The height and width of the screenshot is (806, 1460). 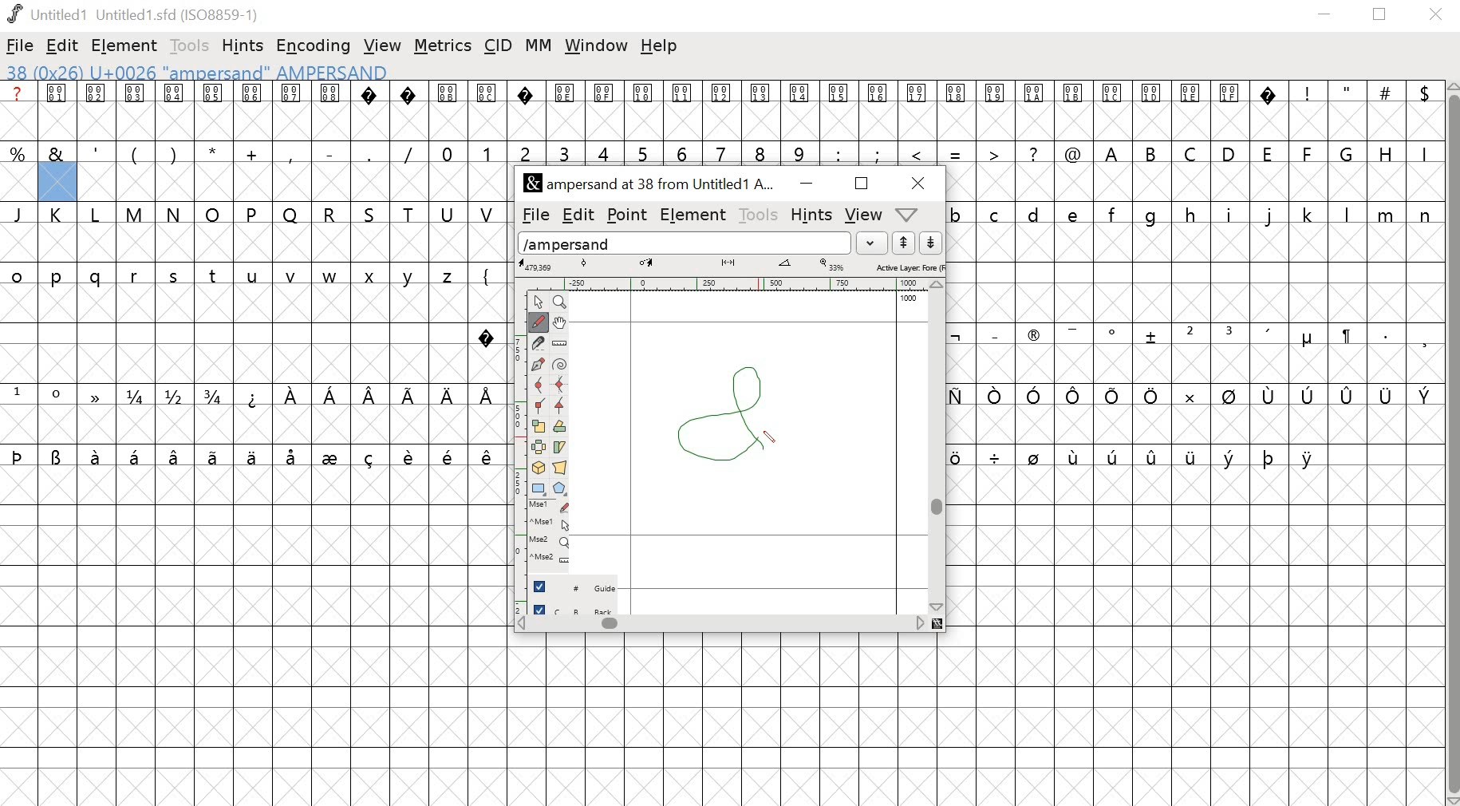 What do you see at coordinates (996, 396) in the screenshot?
I see `symbol` at bounding box center [996, 396].